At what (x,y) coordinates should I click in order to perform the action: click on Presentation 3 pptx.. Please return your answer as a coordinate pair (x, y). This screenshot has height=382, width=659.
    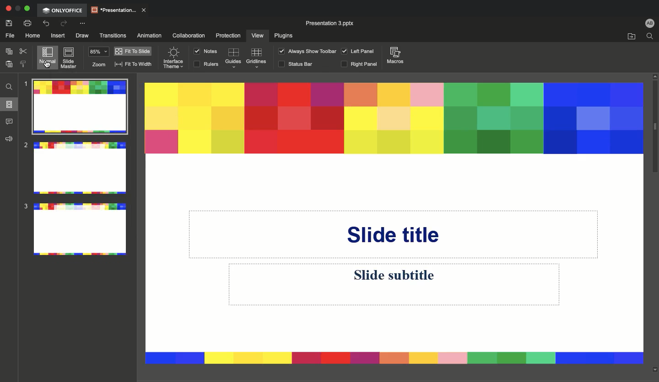
    Looking at the image, I should click on (336, 23).